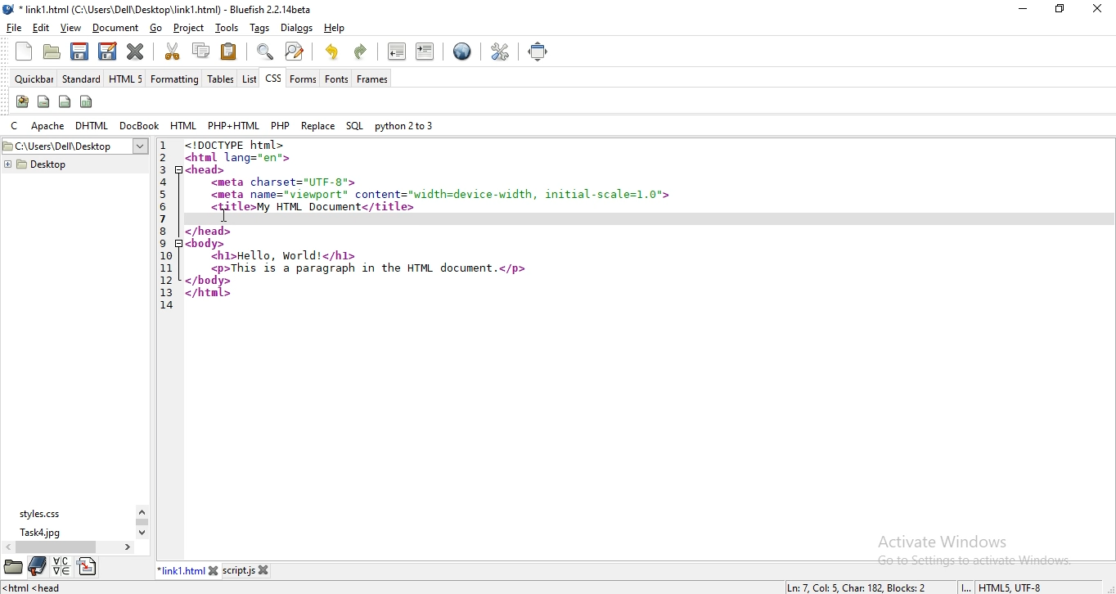 Image resolution: width=1116 pixels, height=594 pixels. What do you see at coordinates (965, 587) in the screenshot?
I see `INS` at bounding box center [965, 587].